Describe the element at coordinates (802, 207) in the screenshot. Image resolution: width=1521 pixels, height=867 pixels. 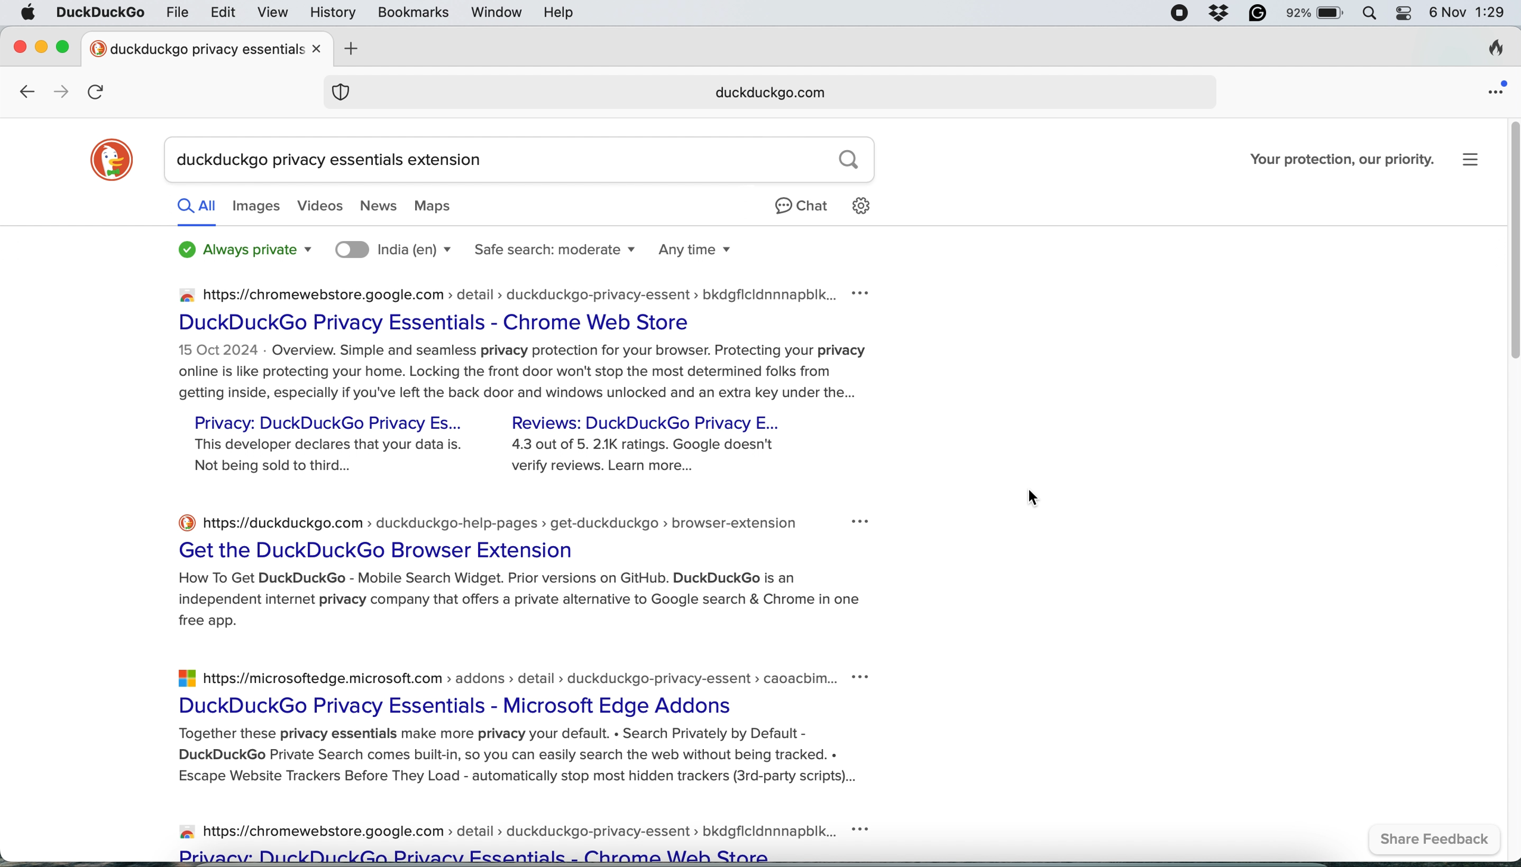
I see `chat` at that location.